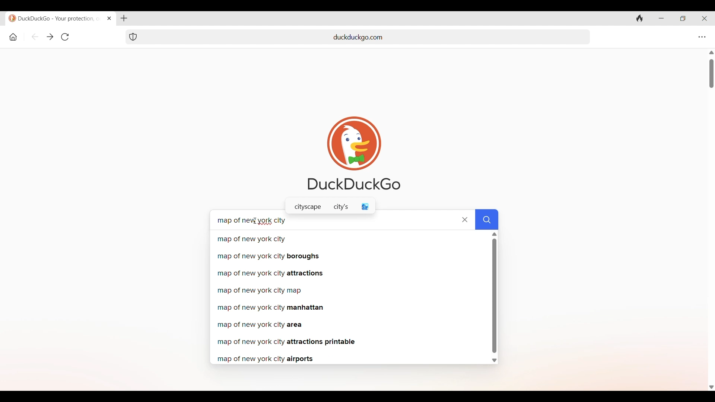 The image size is (715, 402). What do you see at coordinates (349, 274) in the screenshot?
I see `map of new york city attractions` at bounding box center [349, 274].